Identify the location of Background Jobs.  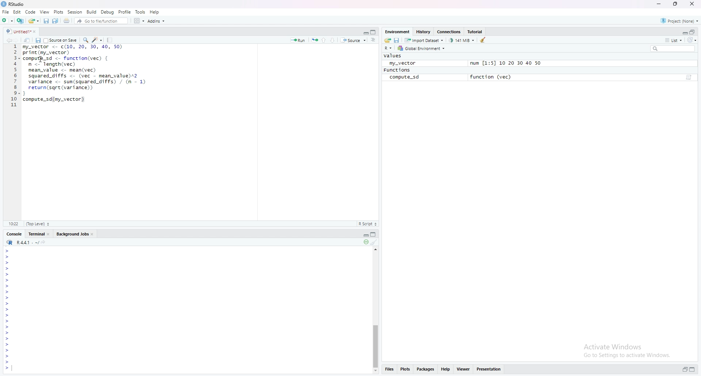
(75, 234).